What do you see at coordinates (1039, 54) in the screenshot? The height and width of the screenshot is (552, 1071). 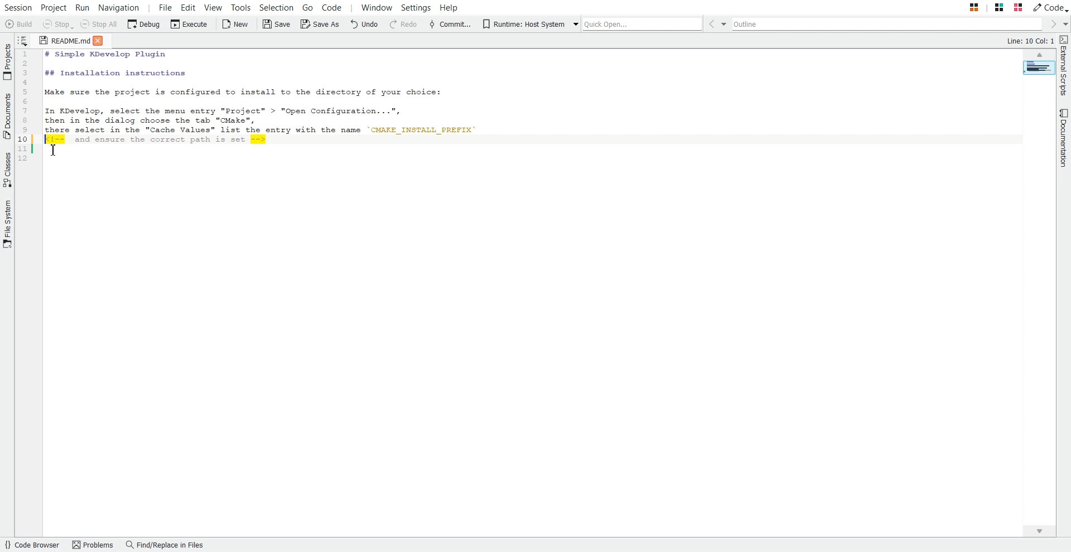 I see `Scroll up` at bounding box center [1039, 54].